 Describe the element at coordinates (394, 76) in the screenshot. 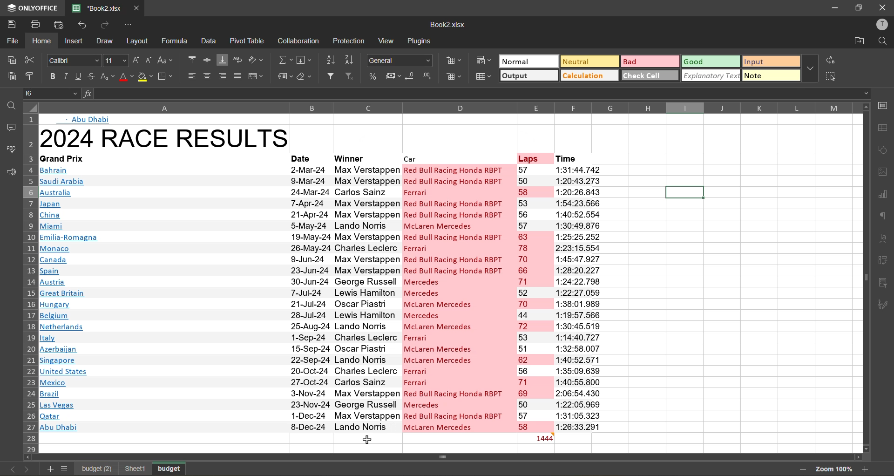

I see `accounting` at that location.